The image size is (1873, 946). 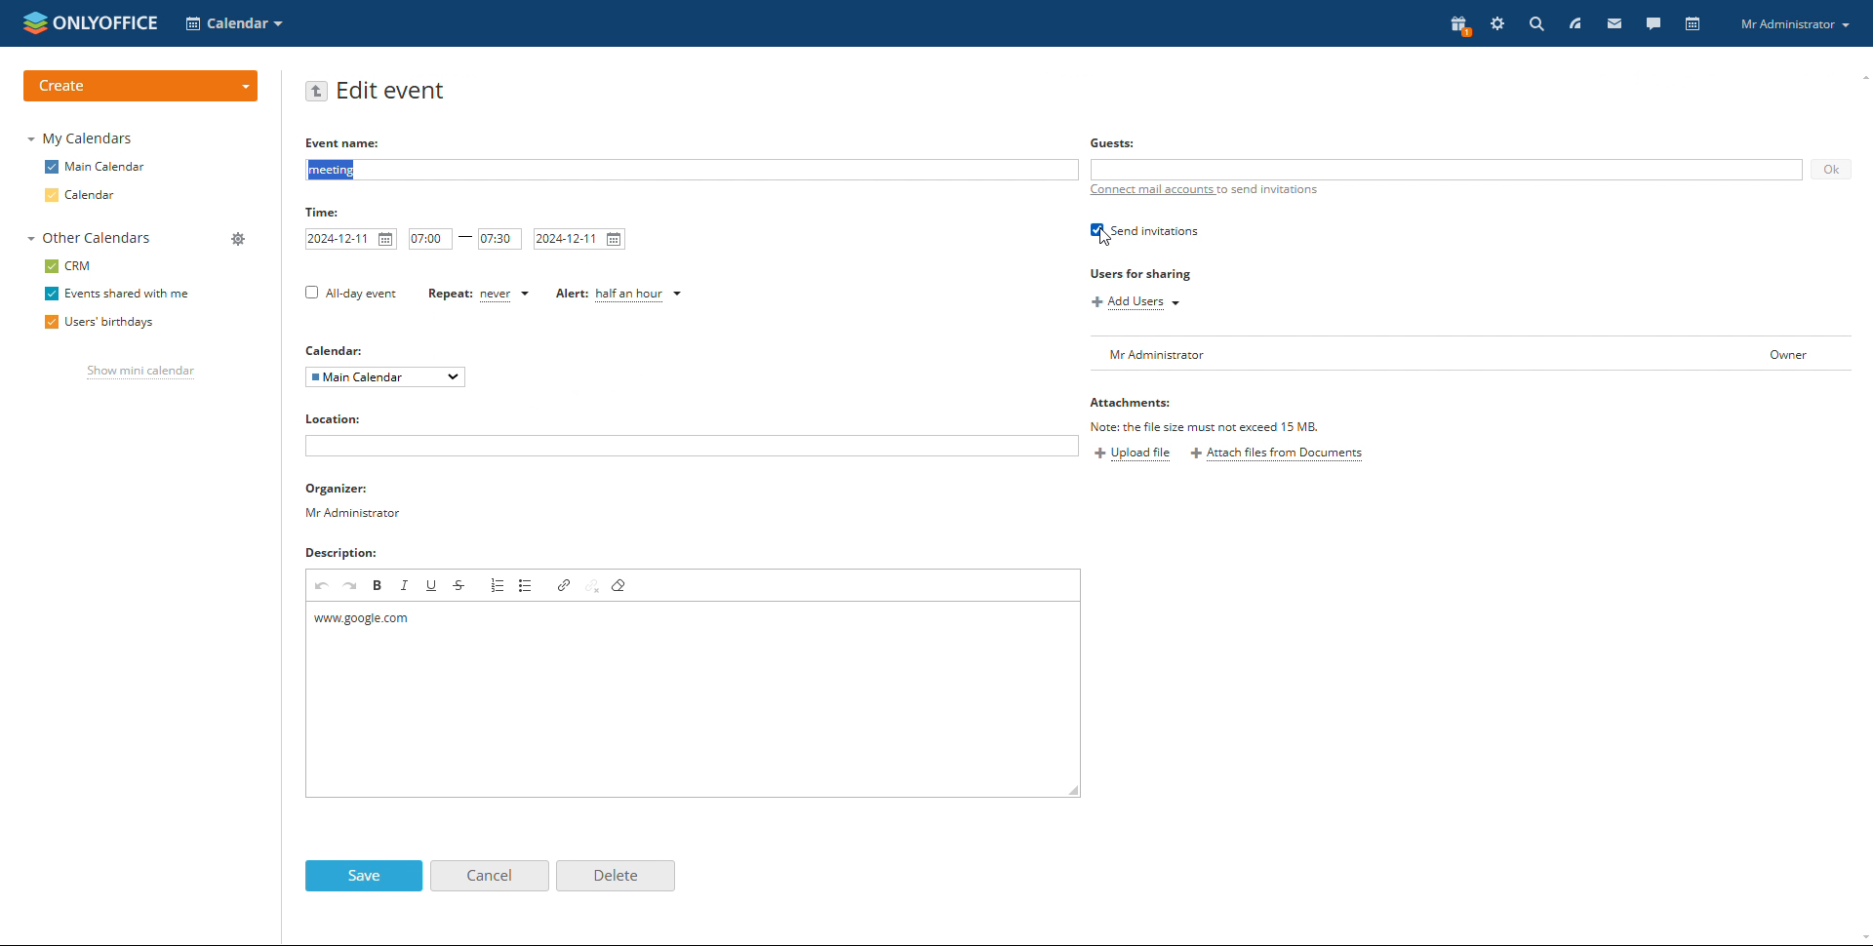 I want to click on bold, so click(x=379, y=586).